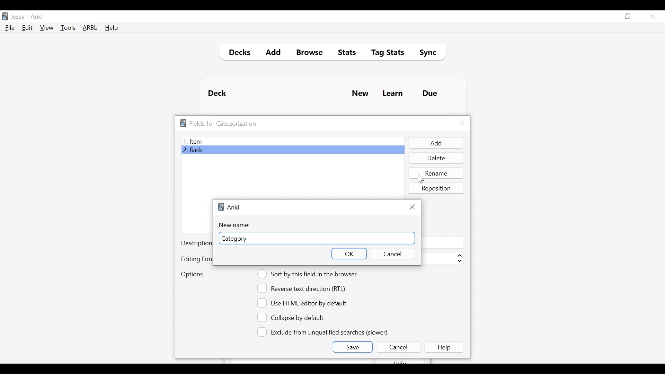  I want to click on New Name Field, so click(318, 238).